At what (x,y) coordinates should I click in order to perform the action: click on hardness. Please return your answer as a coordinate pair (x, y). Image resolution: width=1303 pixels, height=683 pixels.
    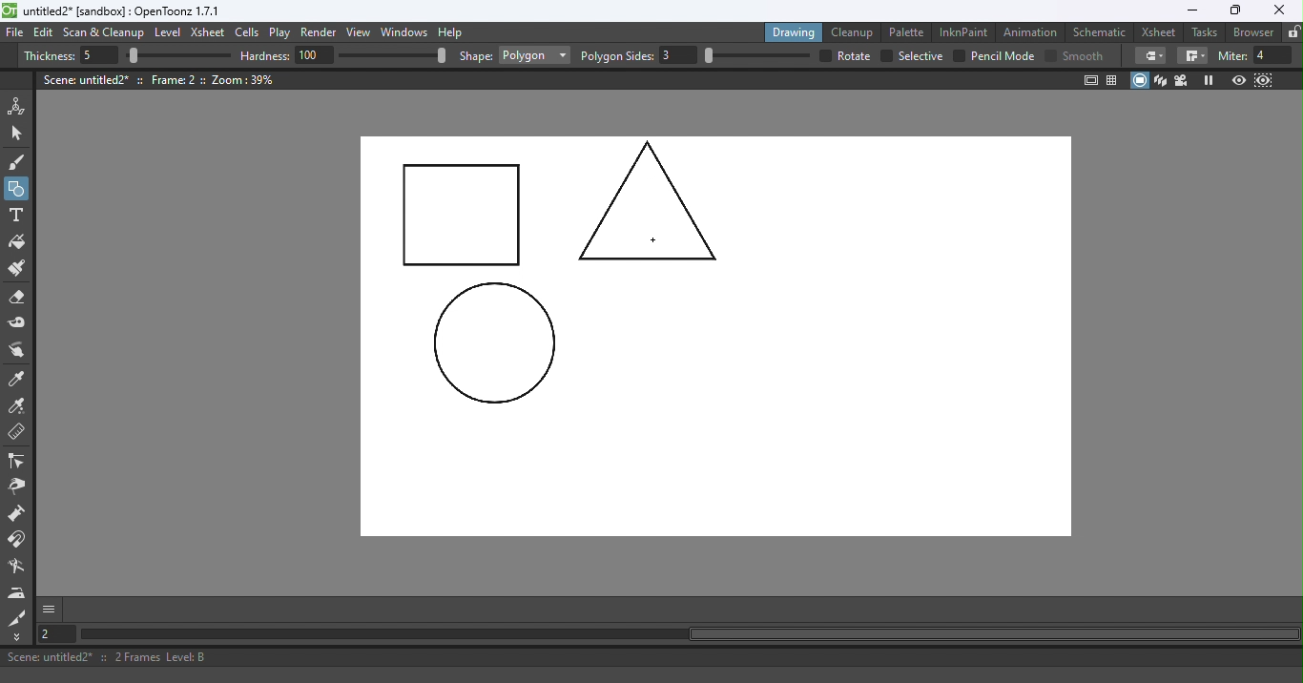
    Looking at the image, I should click on (267, 55).